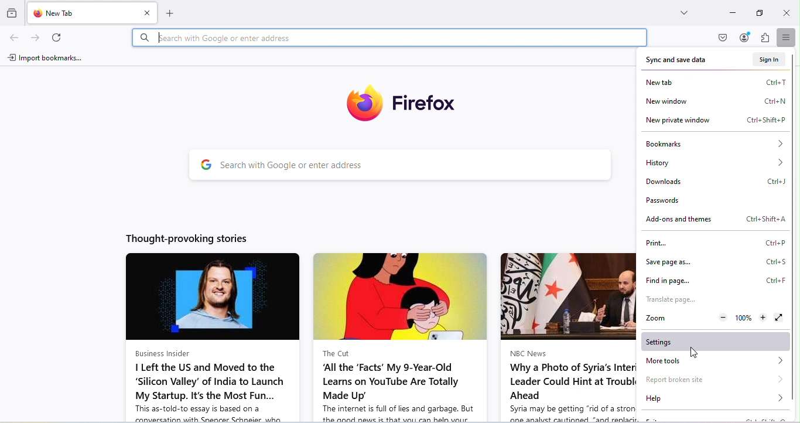  Describe the element at coordinates (795, 110) in the screenshot. I see `Scroll bar` at that location.